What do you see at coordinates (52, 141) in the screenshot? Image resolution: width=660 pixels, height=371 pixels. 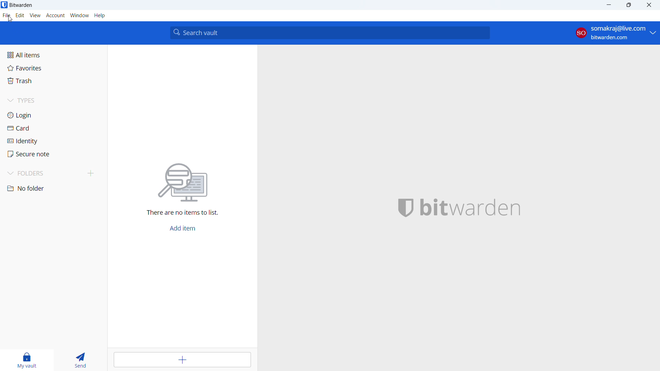 I see `identity` at bounding box center [52, 141].